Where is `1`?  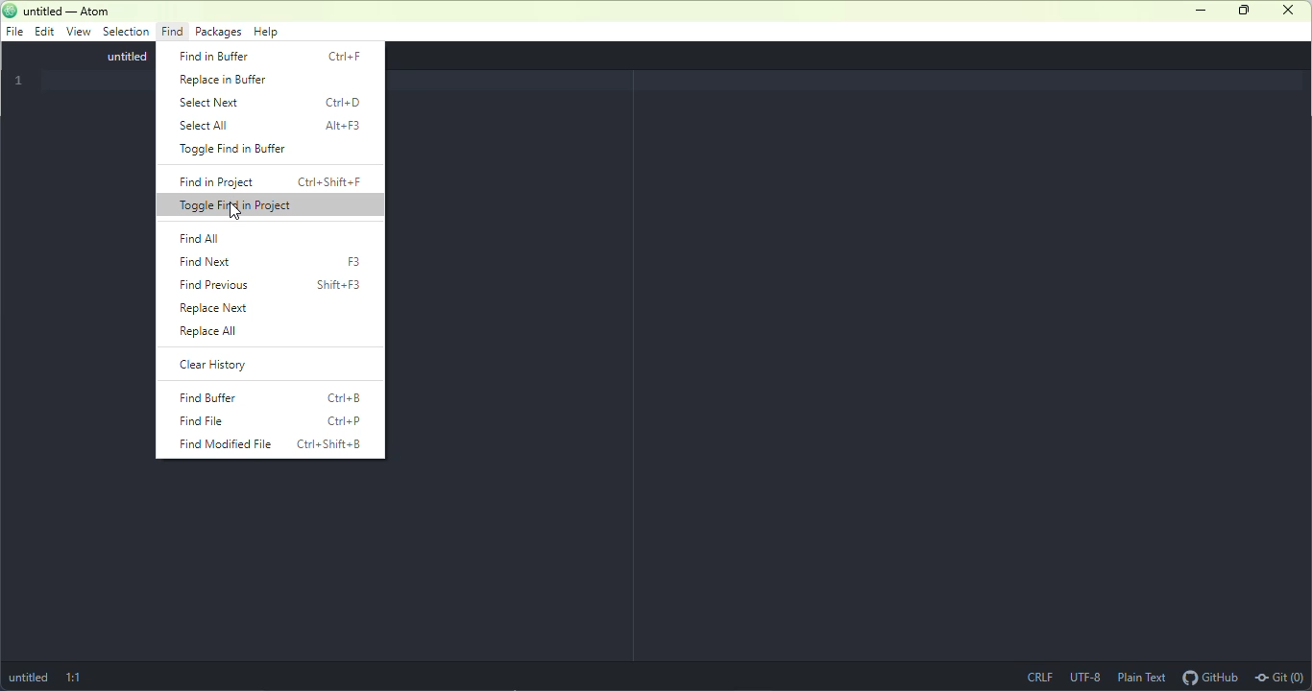
1 is located at coordinates (21, 80).